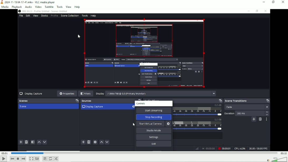 Image resolution: width=288 pixels, height=162 pixels. What do you see at coordinates (56, 159) in the screenshot?
I see `random` at bounding box center [56, 159].